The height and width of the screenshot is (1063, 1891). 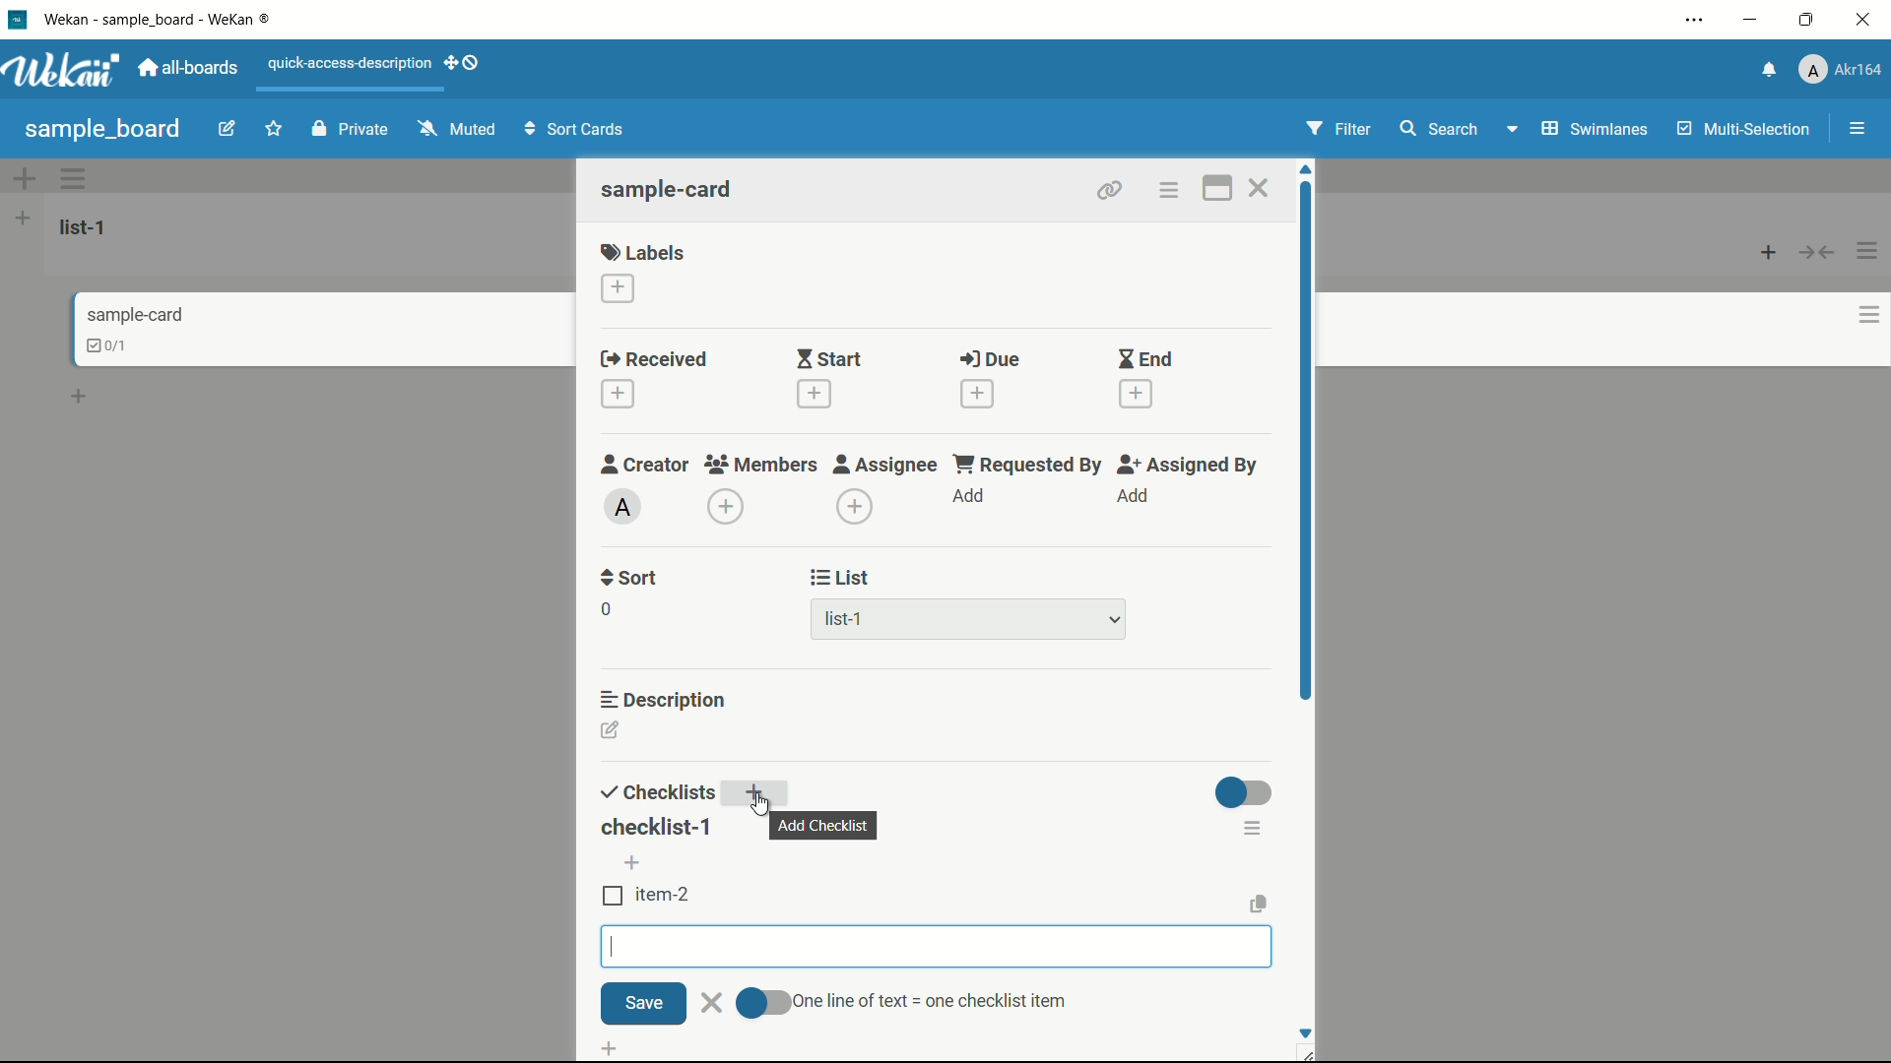 I want to click on show-desktop-drag-handles, so click(x=465, y=61).